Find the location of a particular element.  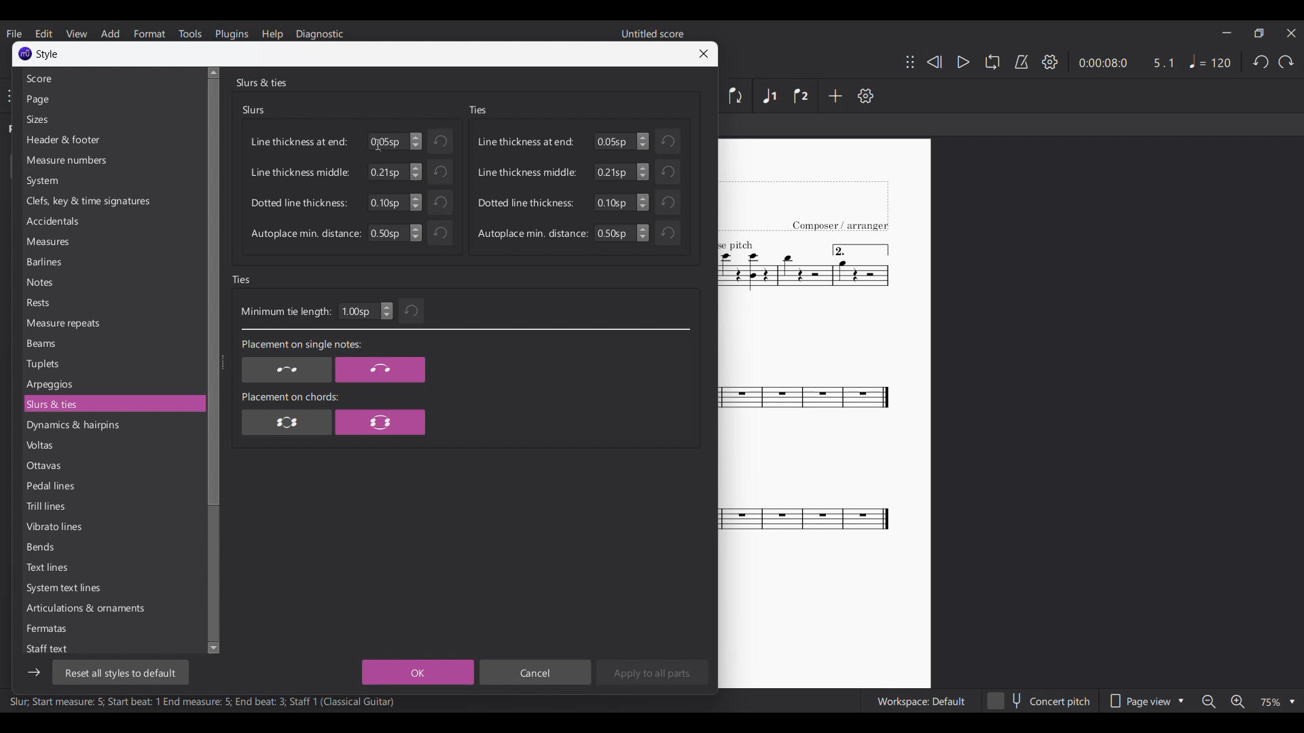

Show/Hide side bar is located at coordinates (34, 673).